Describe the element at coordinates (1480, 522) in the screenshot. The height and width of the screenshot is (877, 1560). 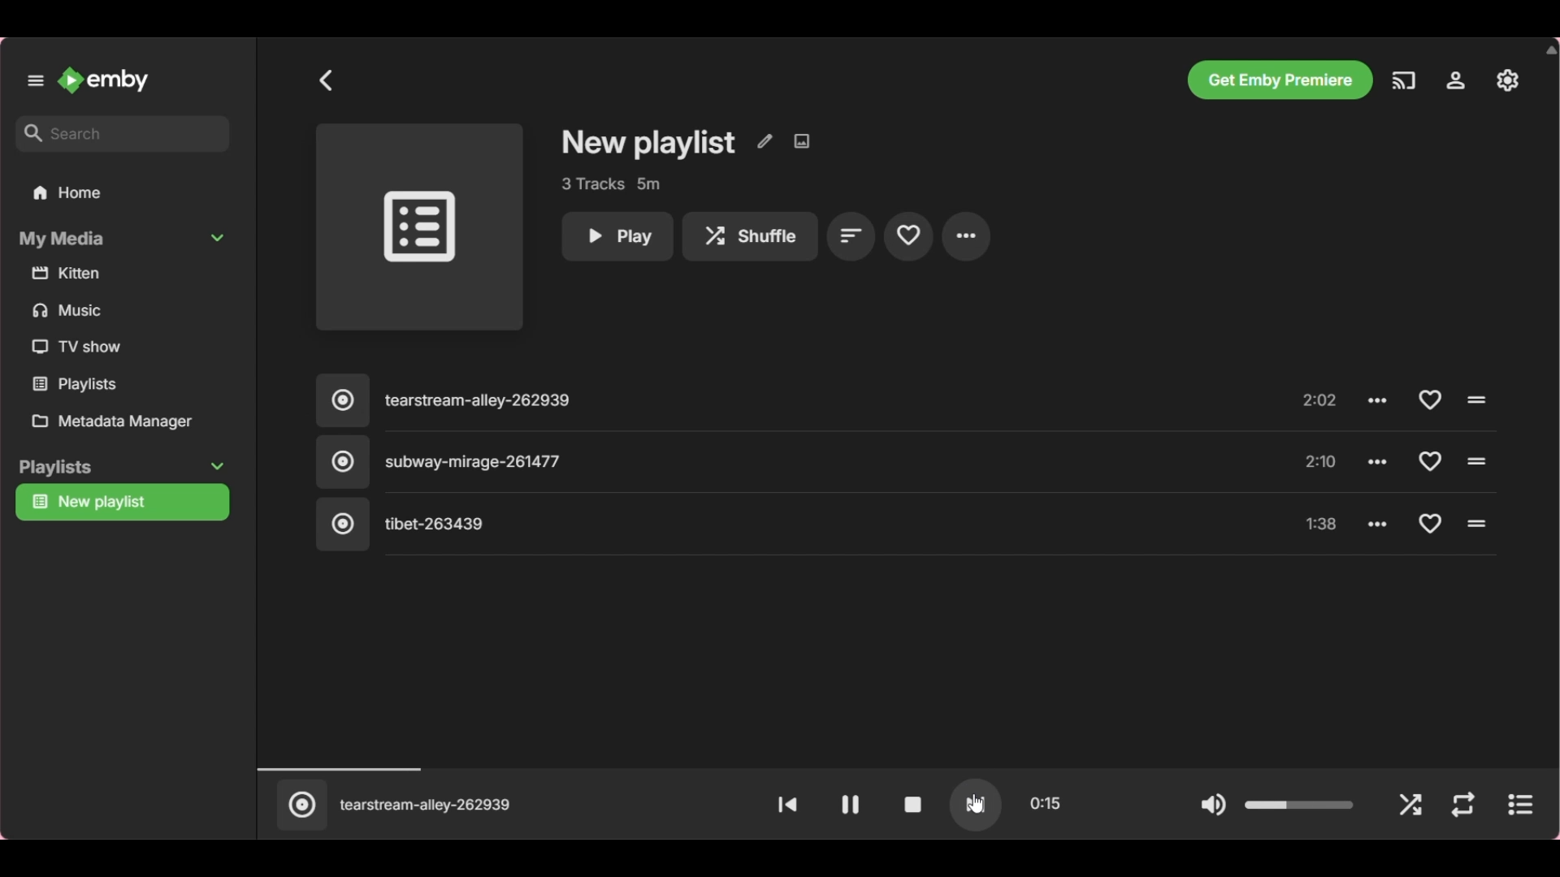
I see `click to play` at that location.